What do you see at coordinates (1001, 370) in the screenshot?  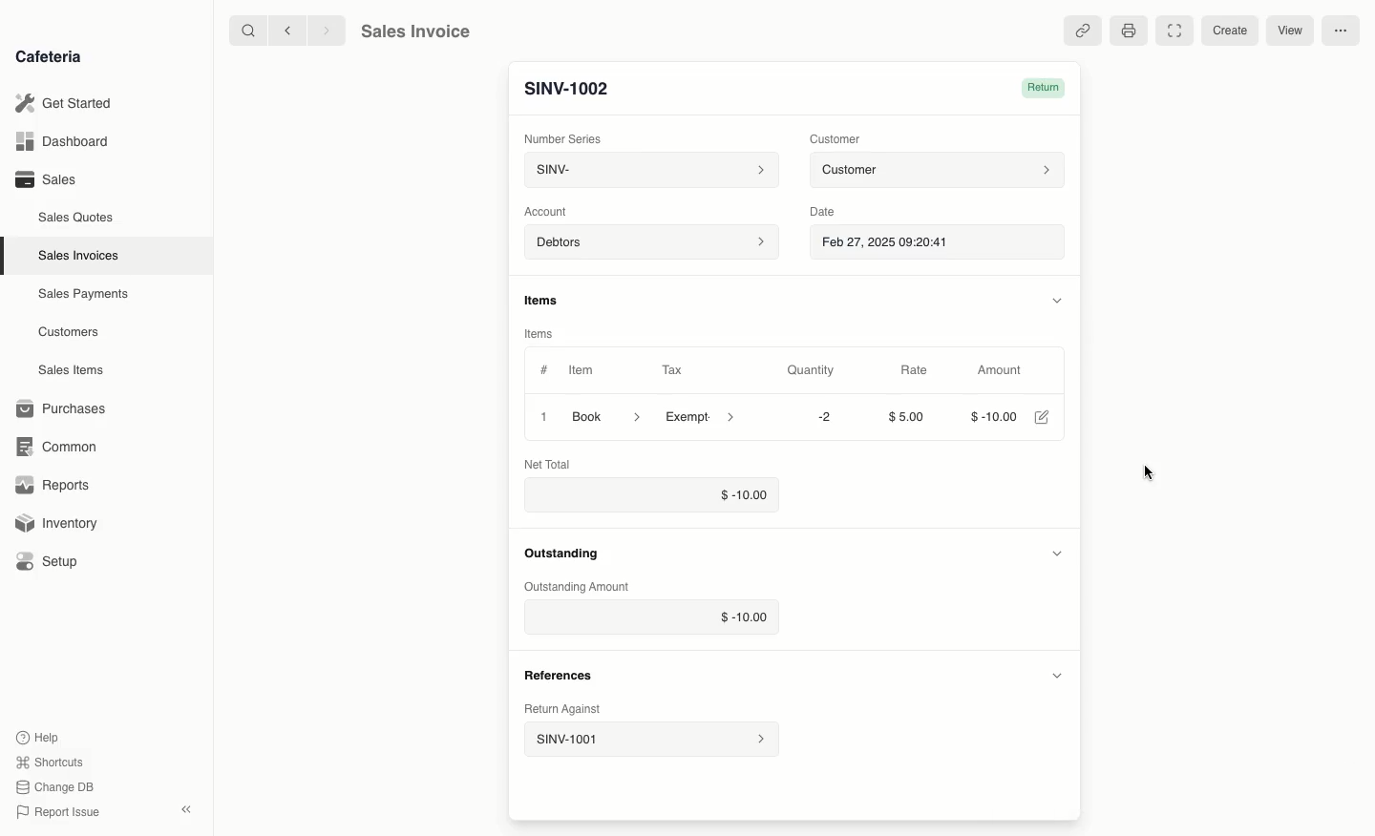 I see `Amount` at bounding box center [1001, 370].